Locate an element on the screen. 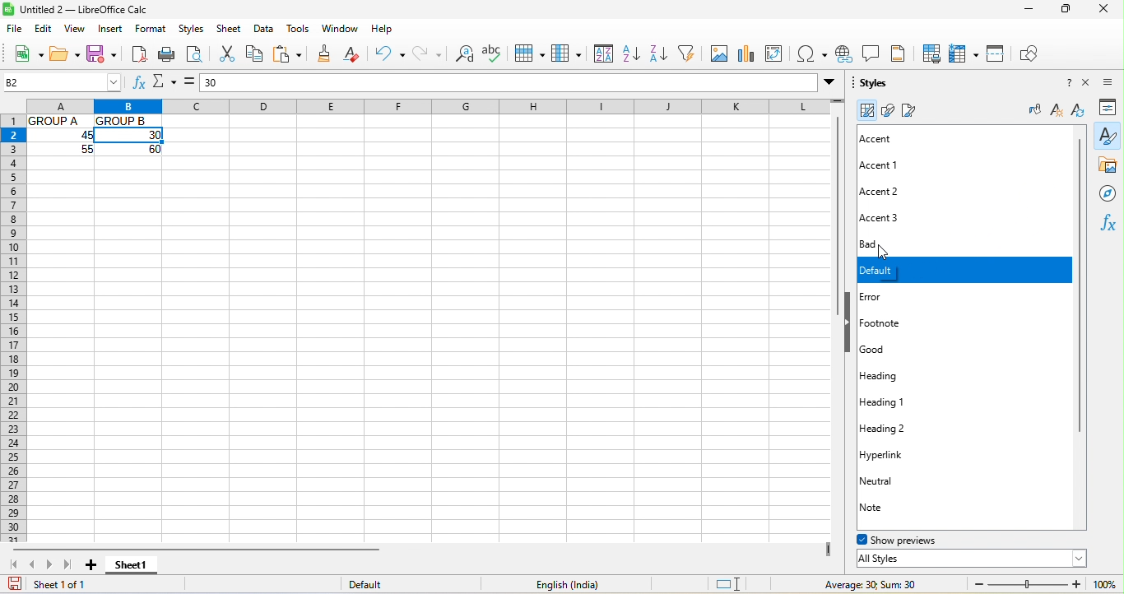 The width and height of the screenshot is (1124, 594). print area is located at coordinates (934, 53).